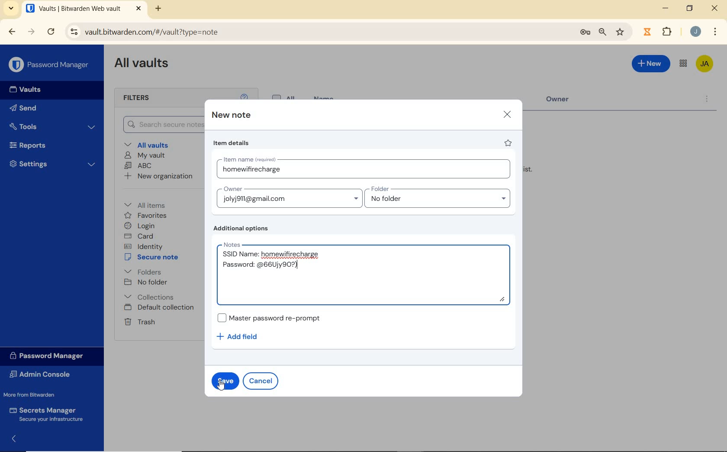  Describe the element at coordinates (145, 156) in the screenshot. I see `My Vault` at that location.